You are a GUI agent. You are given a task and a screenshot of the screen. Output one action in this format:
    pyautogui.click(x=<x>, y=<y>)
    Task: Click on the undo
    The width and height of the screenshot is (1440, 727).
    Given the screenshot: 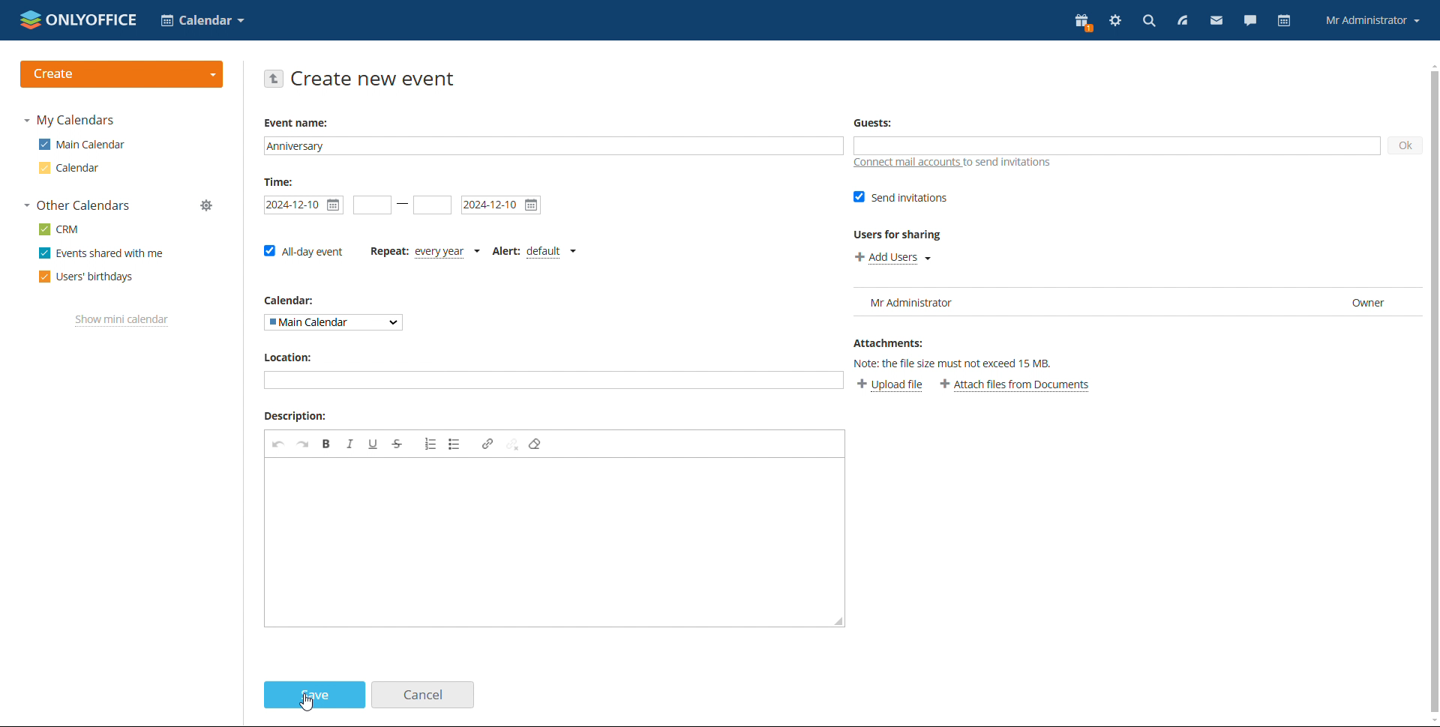 What is the action you would take?
    pyautogui.click(x=278, y=443)
    